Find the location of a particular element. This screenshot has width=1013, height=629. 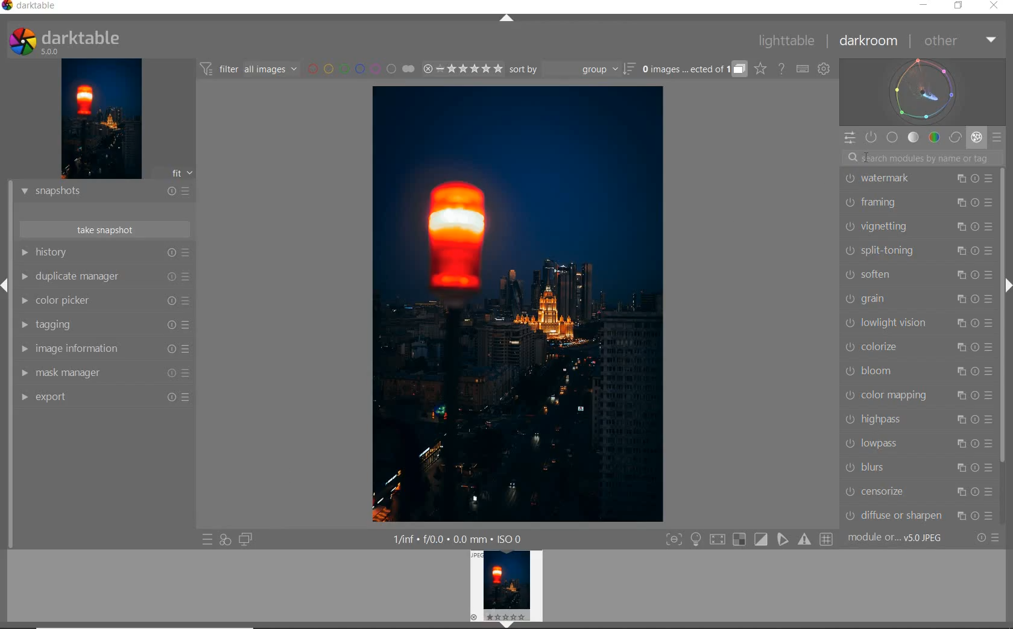

BASE is located at coordinates (894, 137).